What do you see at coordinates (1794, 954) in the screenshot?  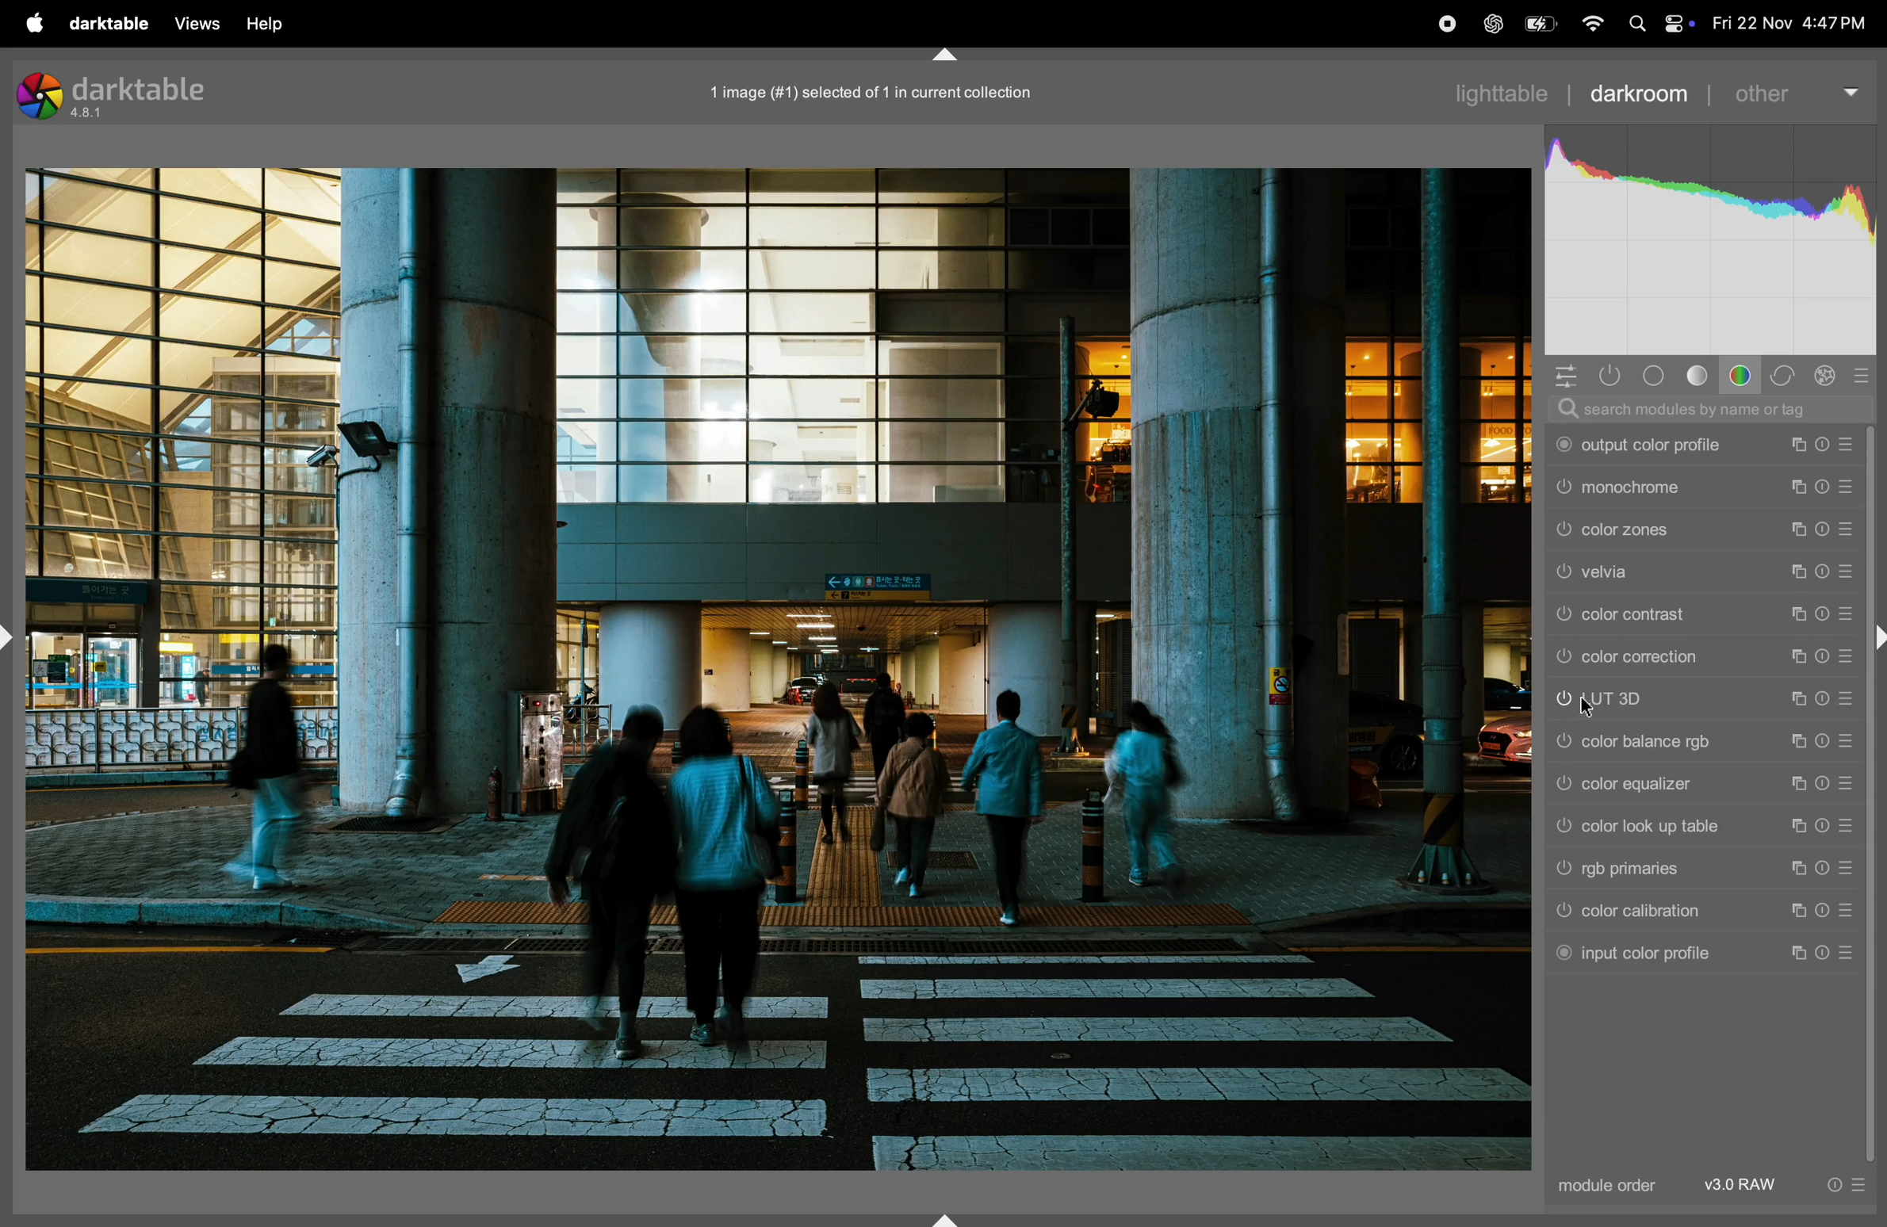 I see `multiple instance actions` at bounding box center [1794, 954].